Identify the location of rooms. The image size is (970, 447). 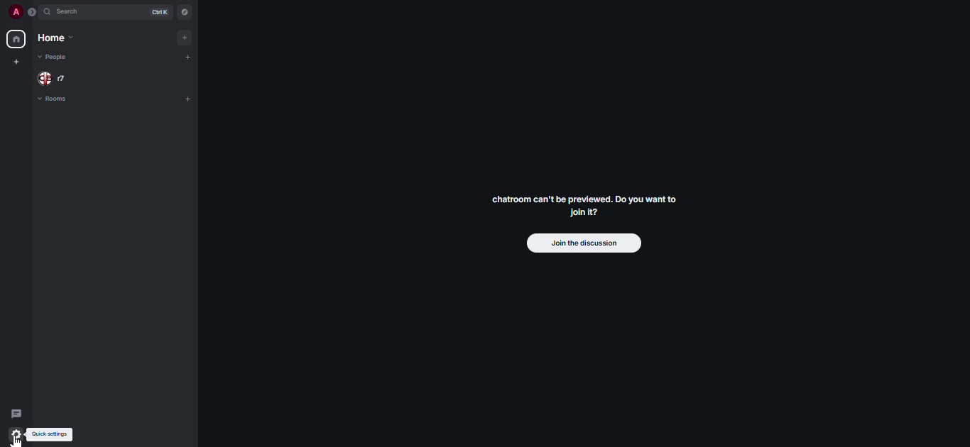
(59, 99).